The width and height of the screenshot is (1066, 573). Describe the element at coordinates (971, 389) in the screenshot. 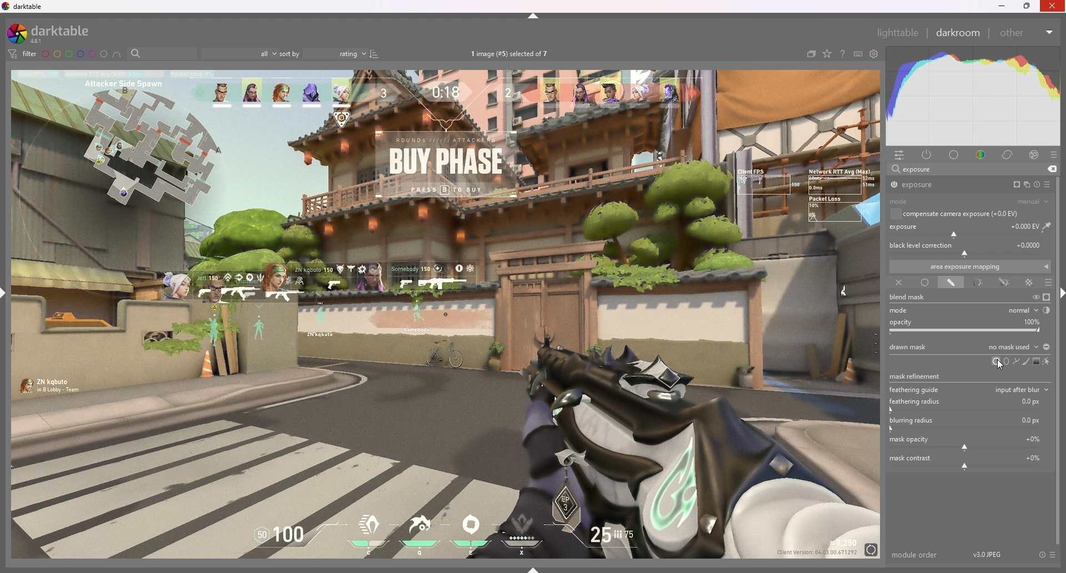

I see `feathering guide` at that location.